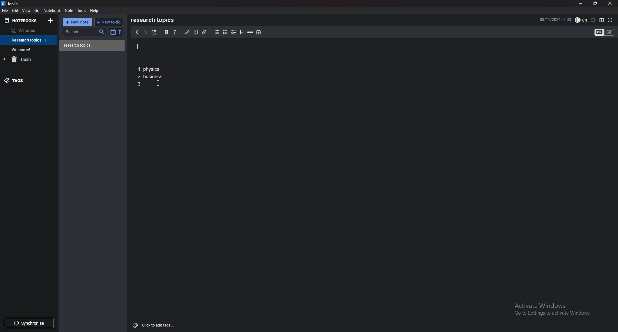 The height and width of the screenshot is (332, 618). I want to click on previous, so click(137, 33).